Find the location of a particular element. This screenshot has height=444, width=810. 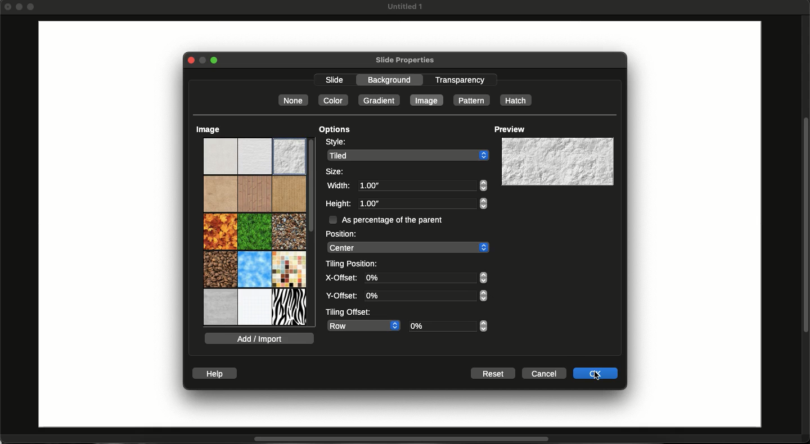

New background preview is located at coordinates (557, 162).